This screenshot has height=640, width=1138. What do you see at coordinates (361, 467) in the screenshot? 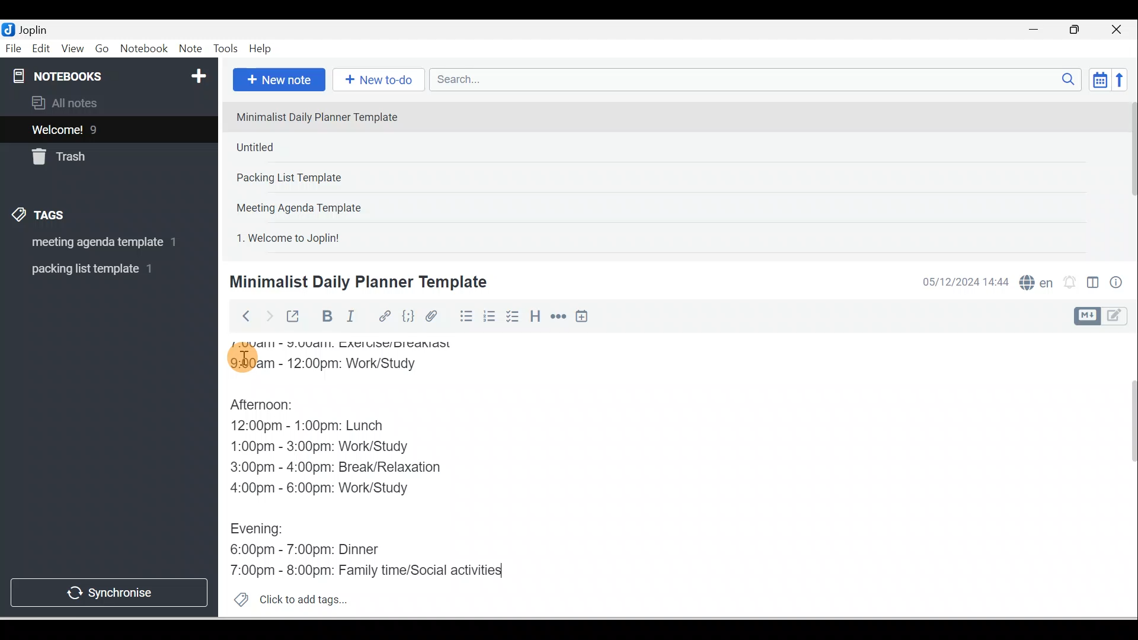
I see `3:00pm - 4:00pm: Break/Relaxation` at bounding box center [361, 467].